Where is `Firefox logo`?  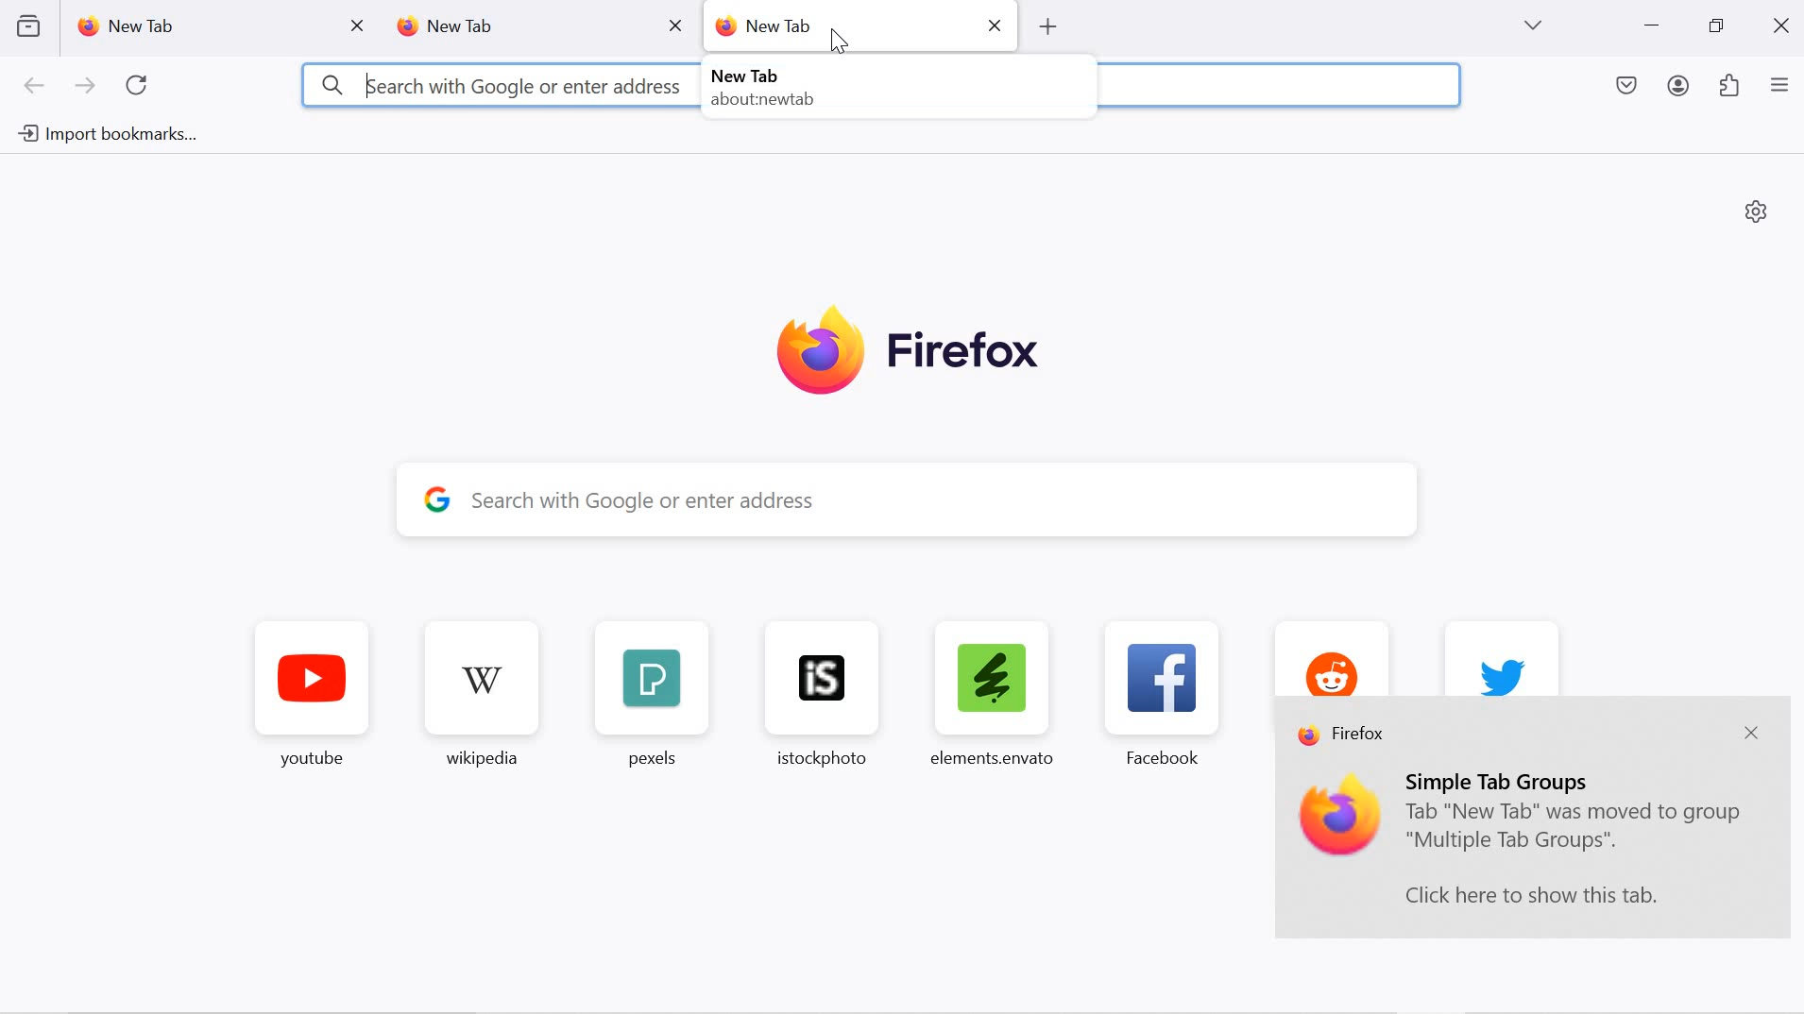 Firefox logo is located at coordinates (908, 353).